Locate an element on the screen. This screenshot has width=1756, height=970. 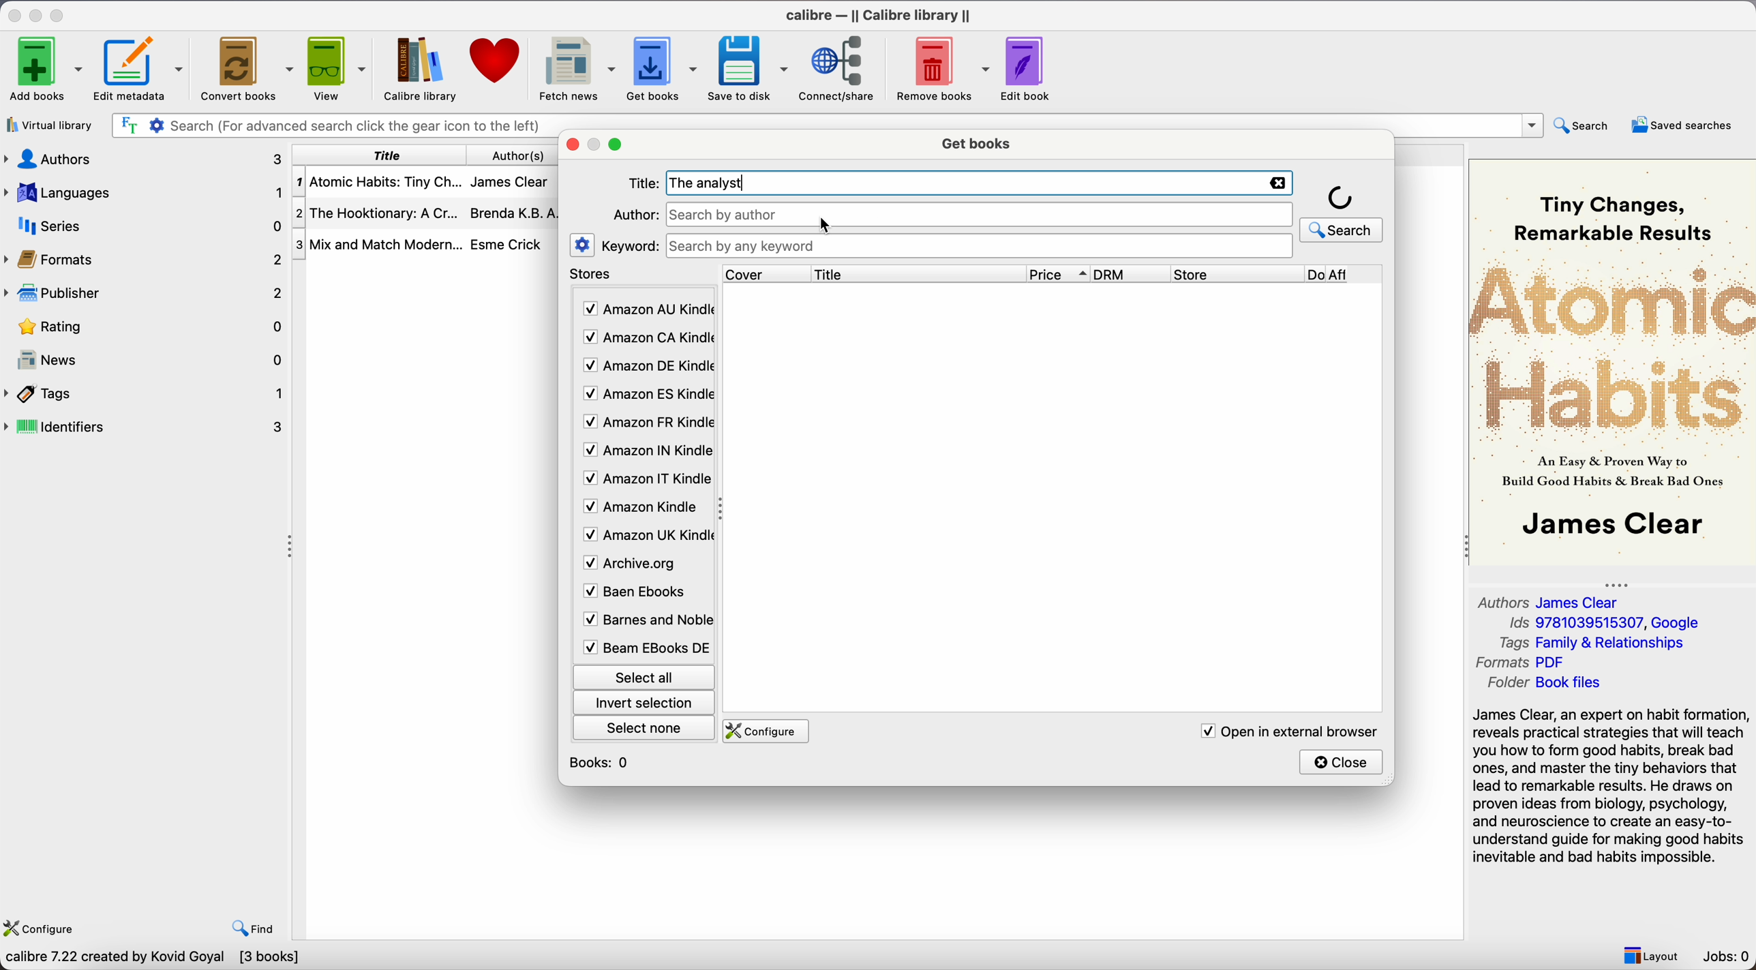
layout is located at coordinates (1650, 956).